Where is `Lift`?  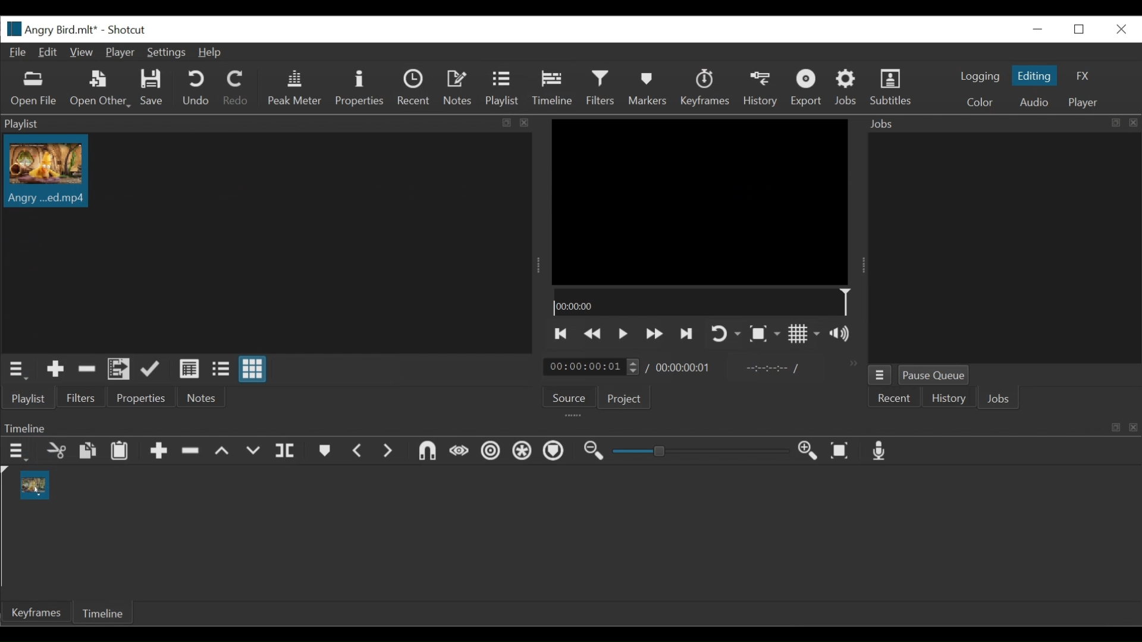
Lift is located at coordinates (222, 451).